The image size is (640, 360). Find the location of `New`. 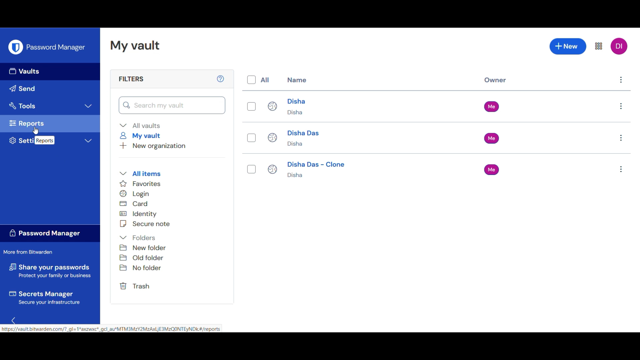

New is located at coordinates (568, 46).